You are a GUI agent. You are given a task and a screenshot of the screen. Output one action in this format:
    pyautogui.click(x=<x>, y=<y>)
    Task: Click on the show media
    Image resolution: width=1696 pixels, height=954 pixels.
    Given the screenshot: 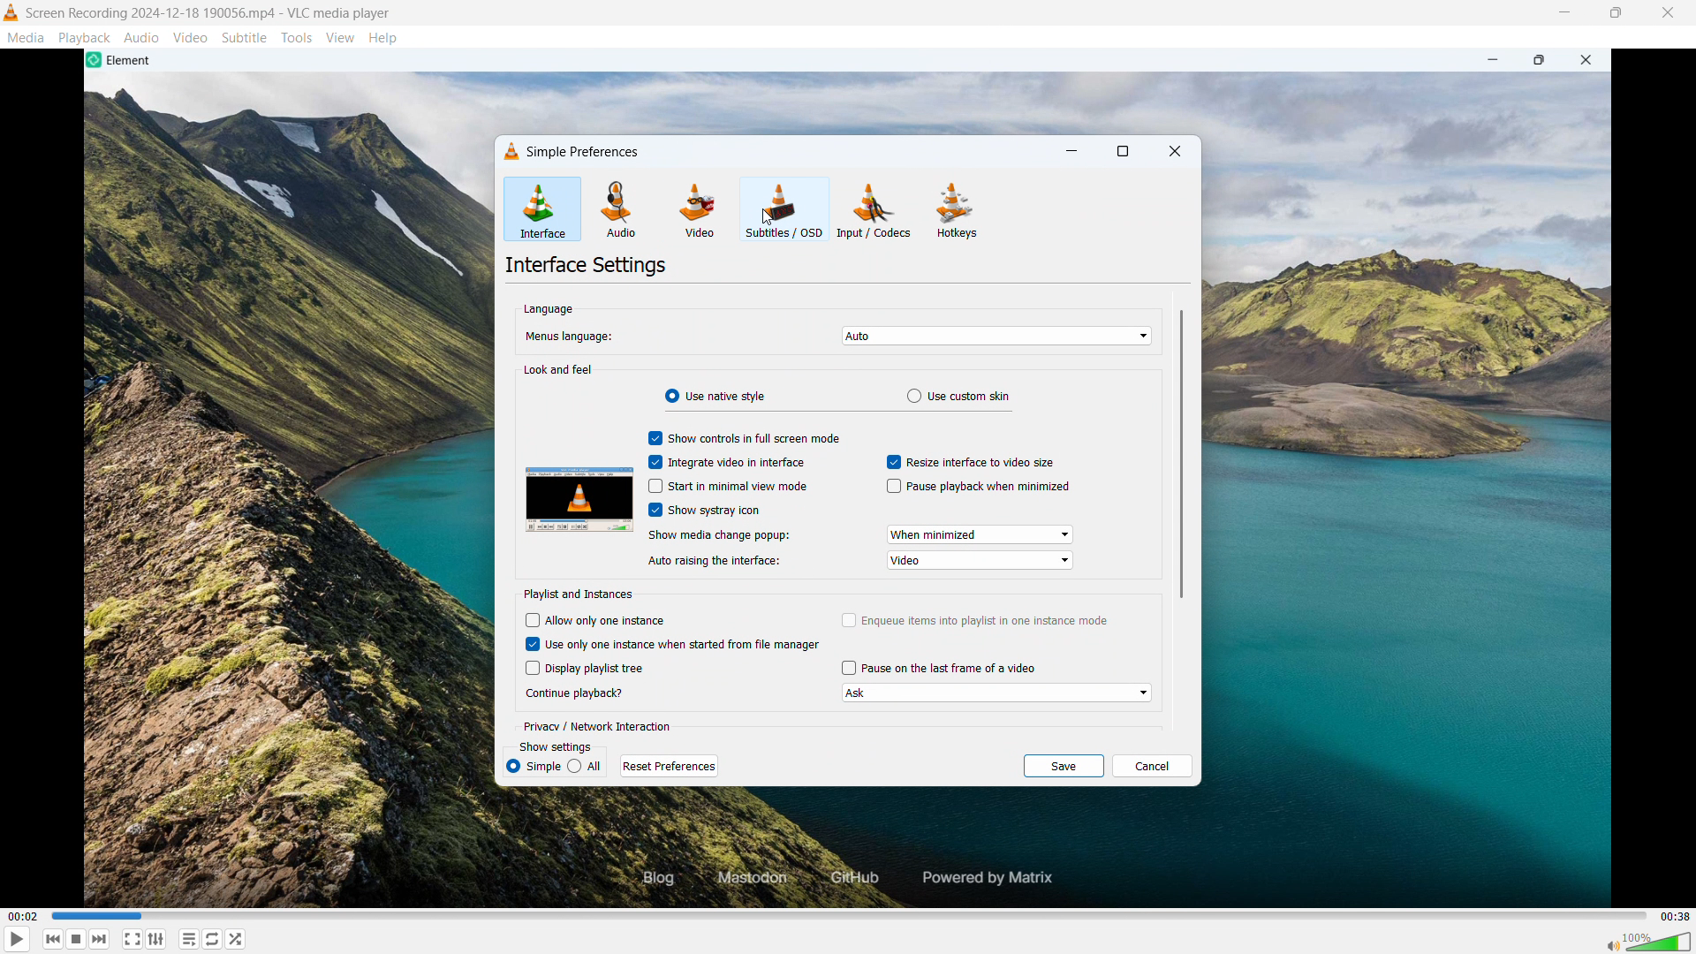 What is the action you would take?
    pyautogui.click(x=723, y=532)
    